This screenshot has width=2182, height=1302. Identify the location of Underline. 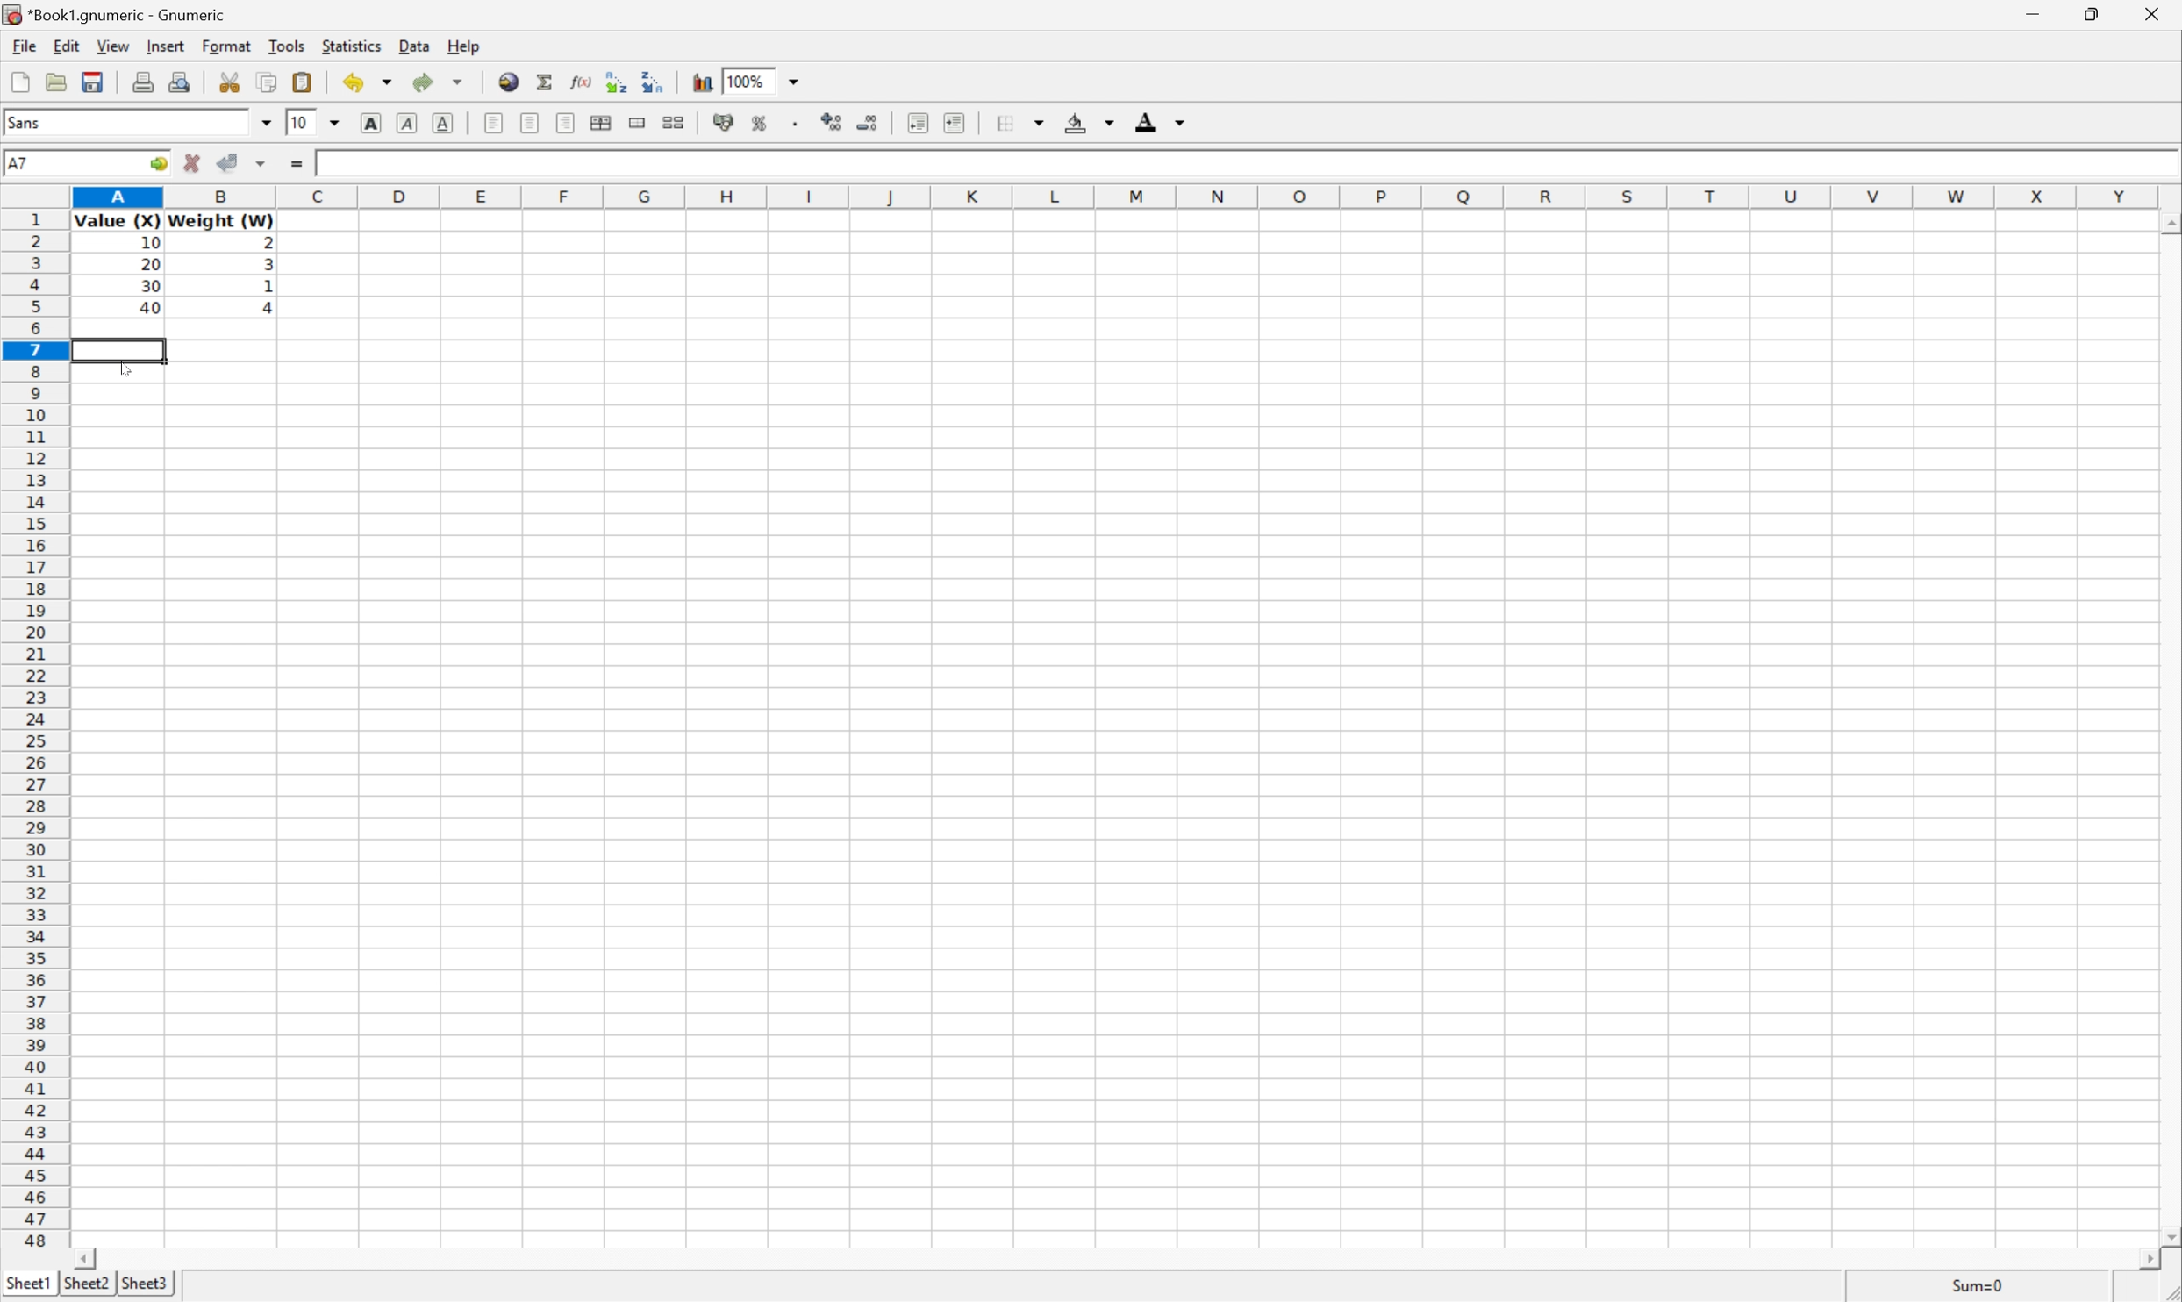
(446, 125).